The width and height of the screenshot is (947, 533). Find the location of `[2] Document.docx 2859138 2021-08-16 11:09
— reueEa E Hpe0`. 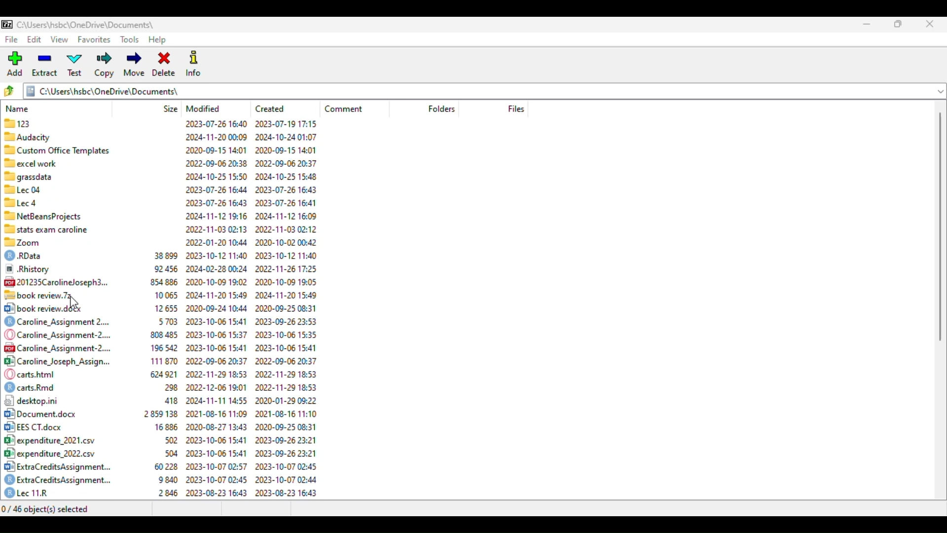

[2] Document.docx 2859138 2021-08-16 11:09
— reueEa E Hpe0 is located at coordinates (161, 413).